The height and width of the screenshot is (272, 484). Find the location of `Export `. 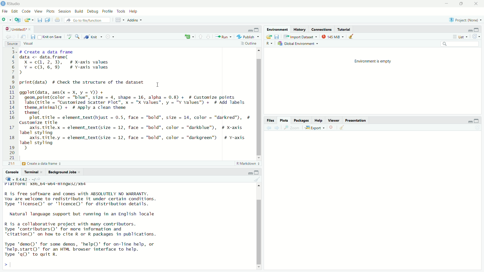

Export  is located at coordinates (313, 128).